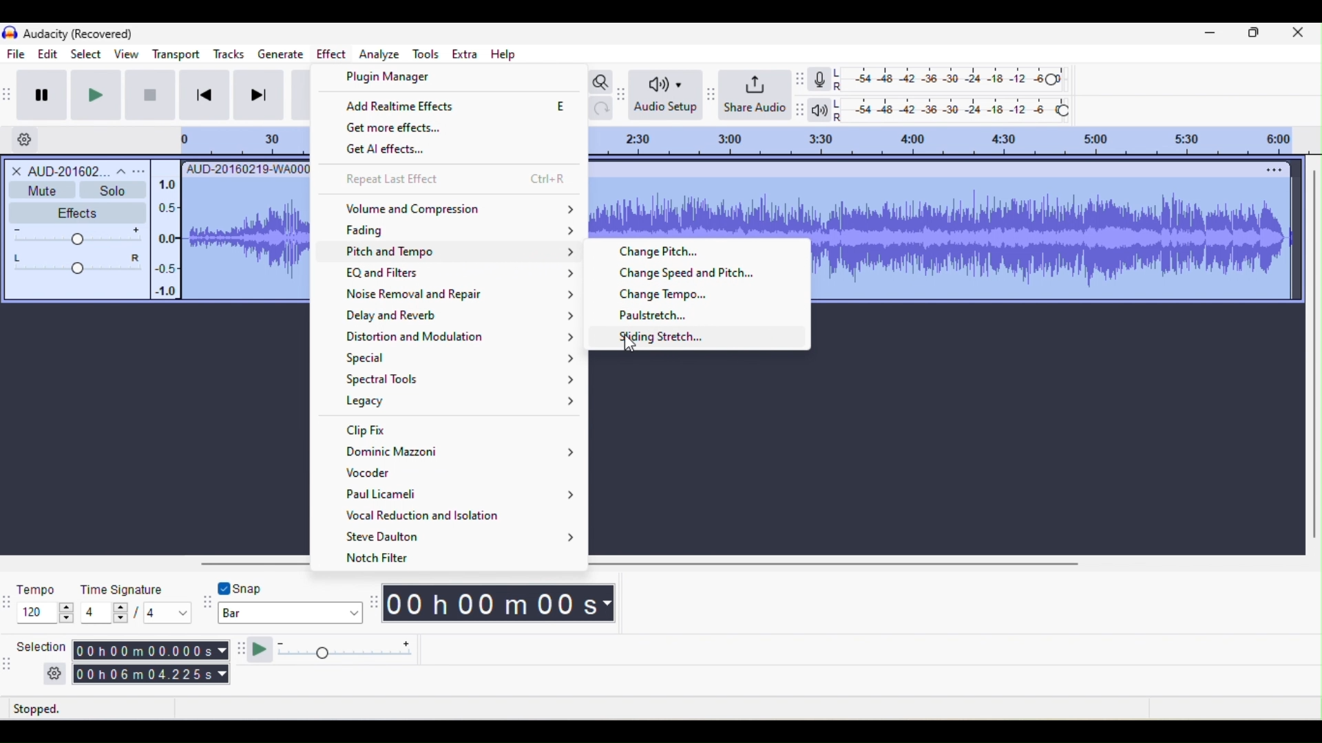 This screenshot has height=743, width=1322. What do you see at coordinates (41, 190) in the screenshot?
I see `Mute` at bounding box center [41, 190].